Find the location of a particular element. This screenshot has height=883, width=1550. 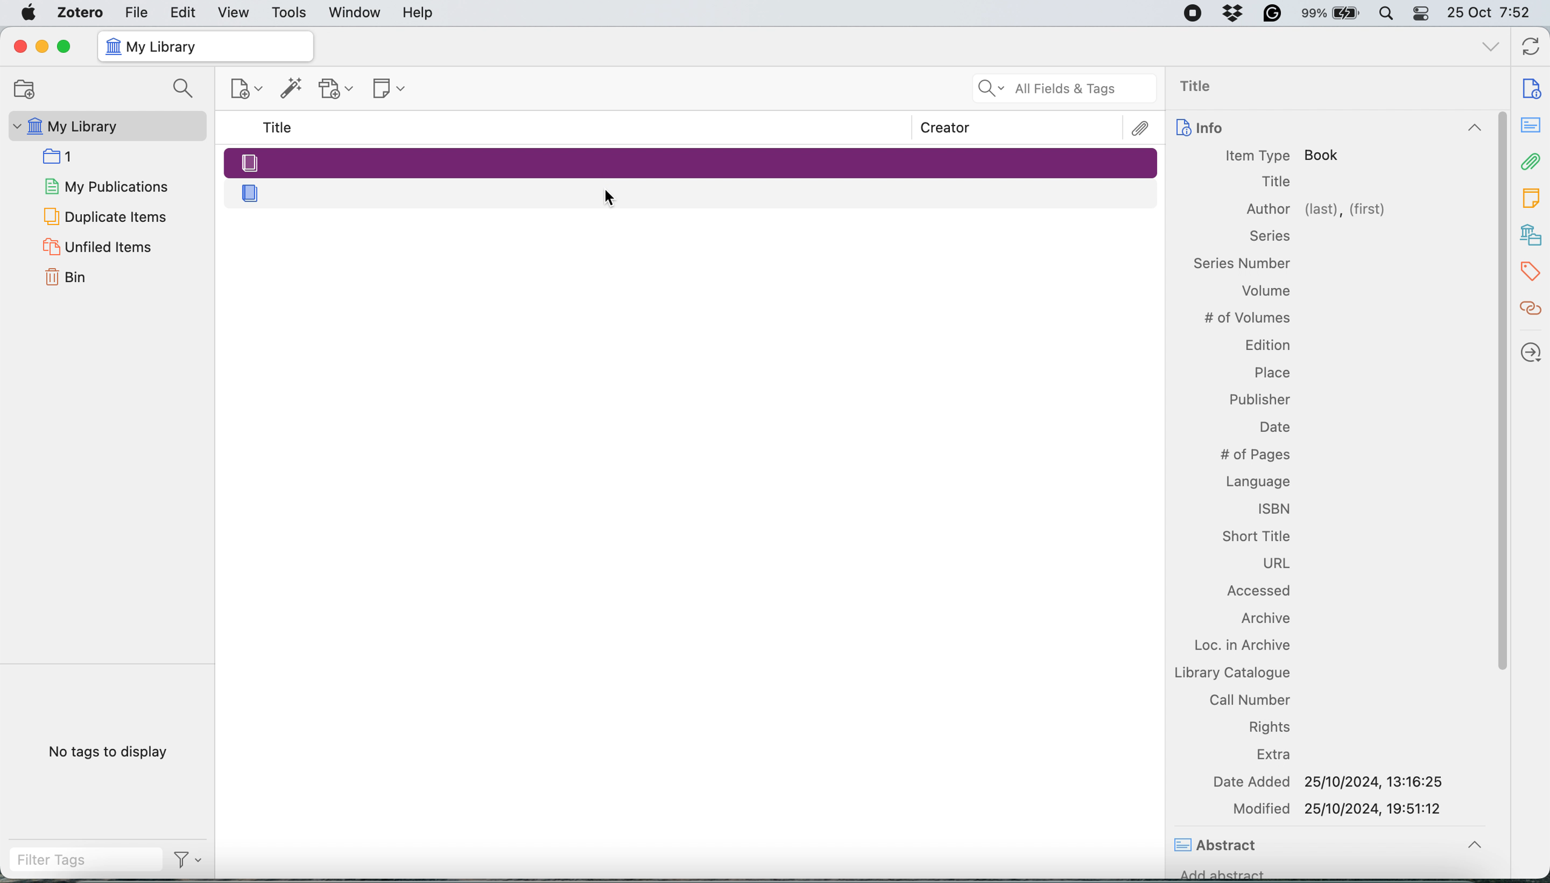

Tags is located at coordinates (1534, 272).